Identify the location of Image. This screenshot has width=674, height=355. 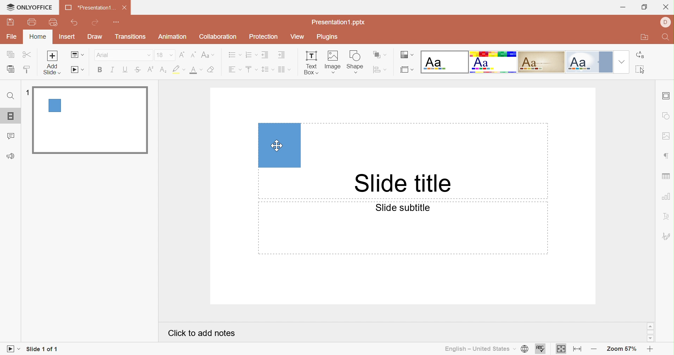
(332, 63).